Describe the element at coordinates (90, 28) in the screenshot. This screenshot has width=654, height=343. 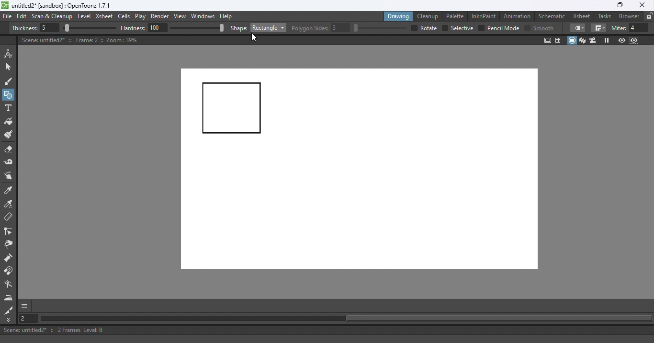
I see `slider` at that location.